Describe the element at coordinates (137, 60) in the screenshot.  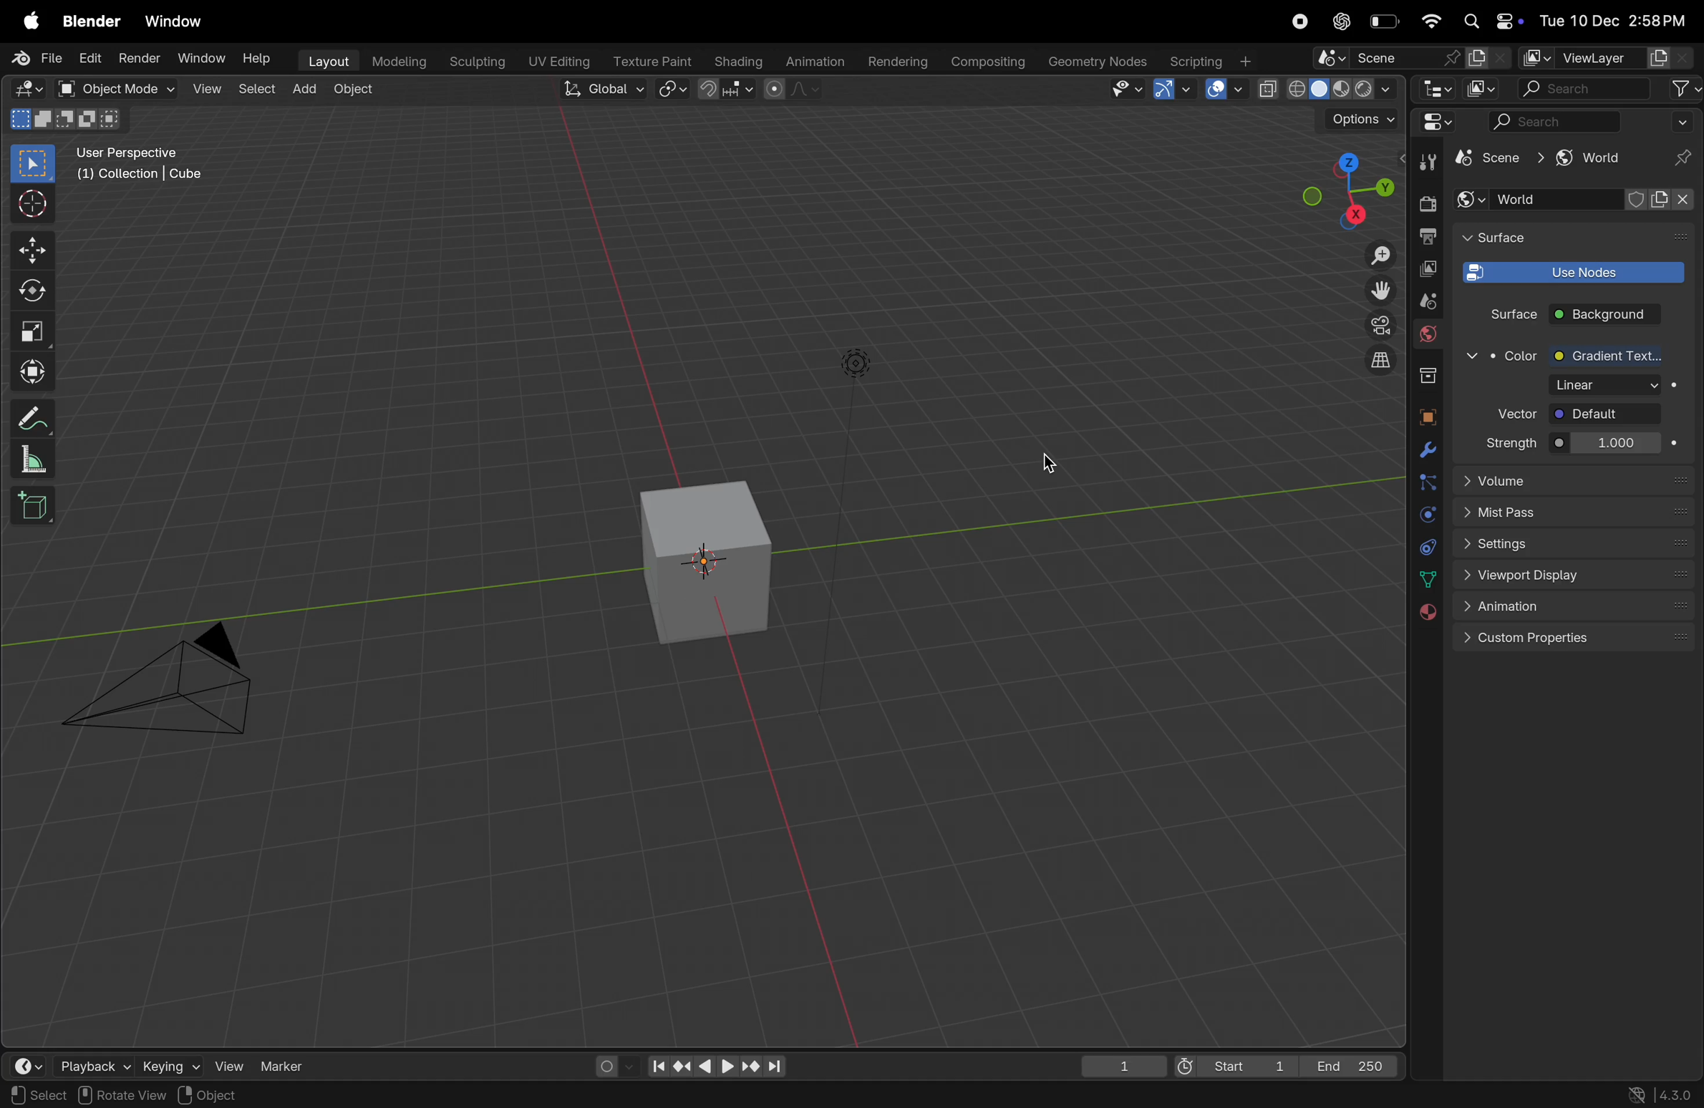
I see `Render` at that location.